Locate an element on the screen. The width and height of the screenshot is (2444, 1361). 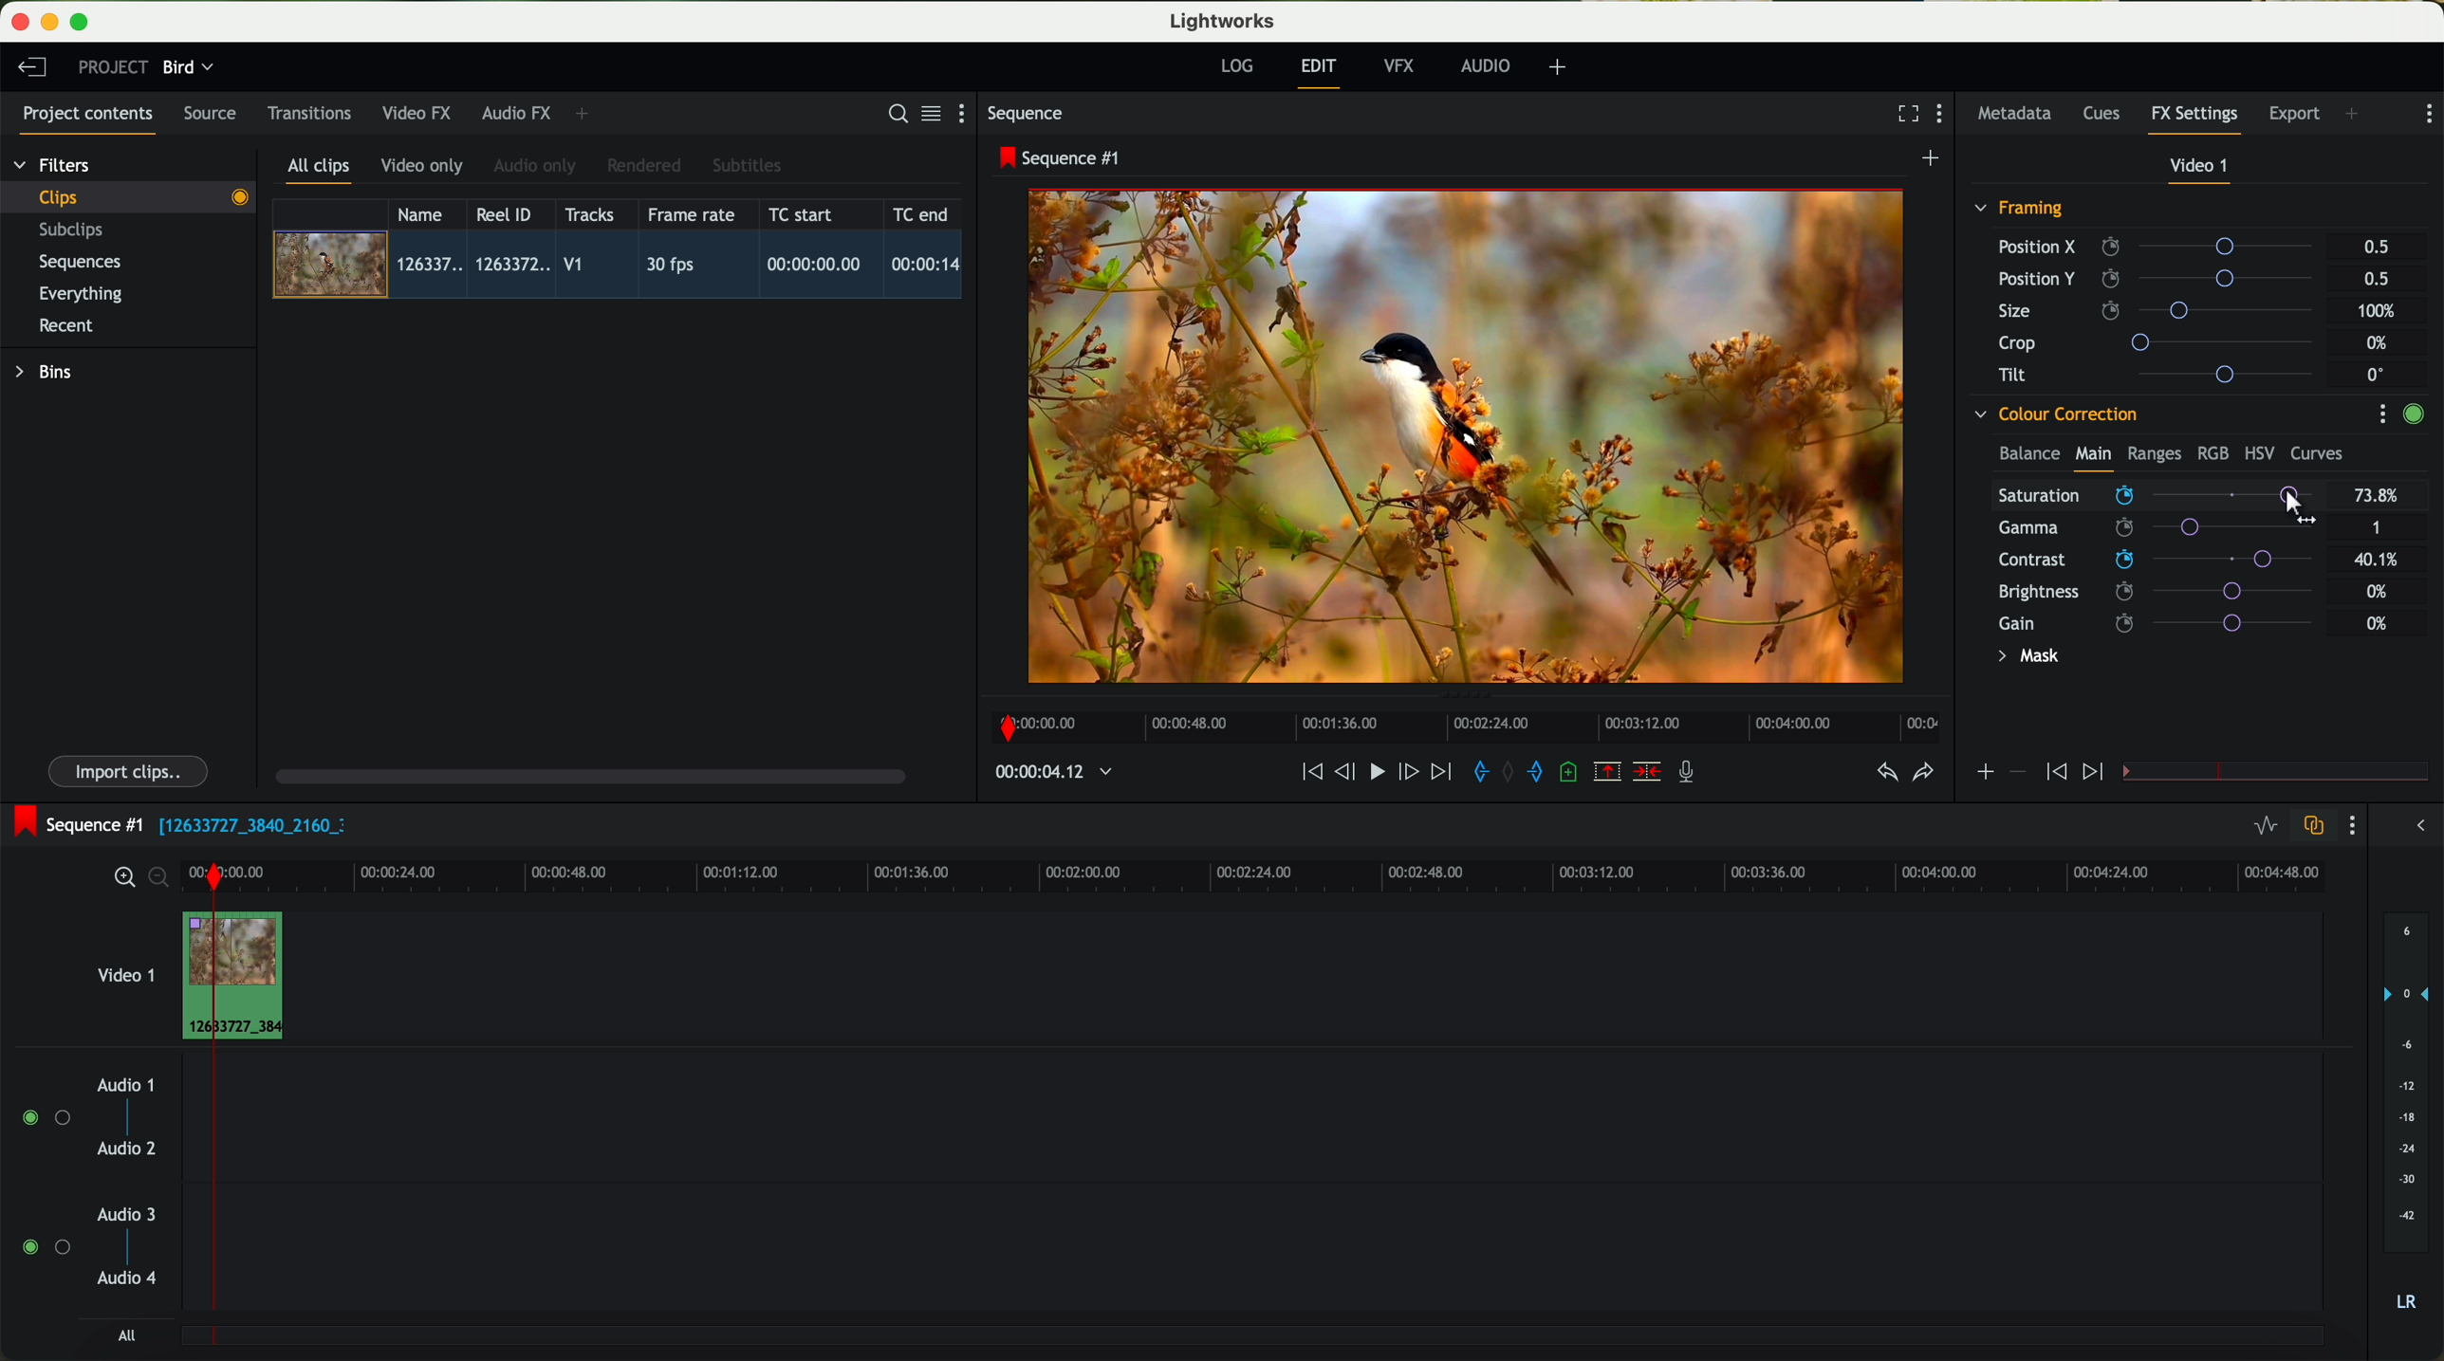
zoom in is located at coordinates (121, 878).